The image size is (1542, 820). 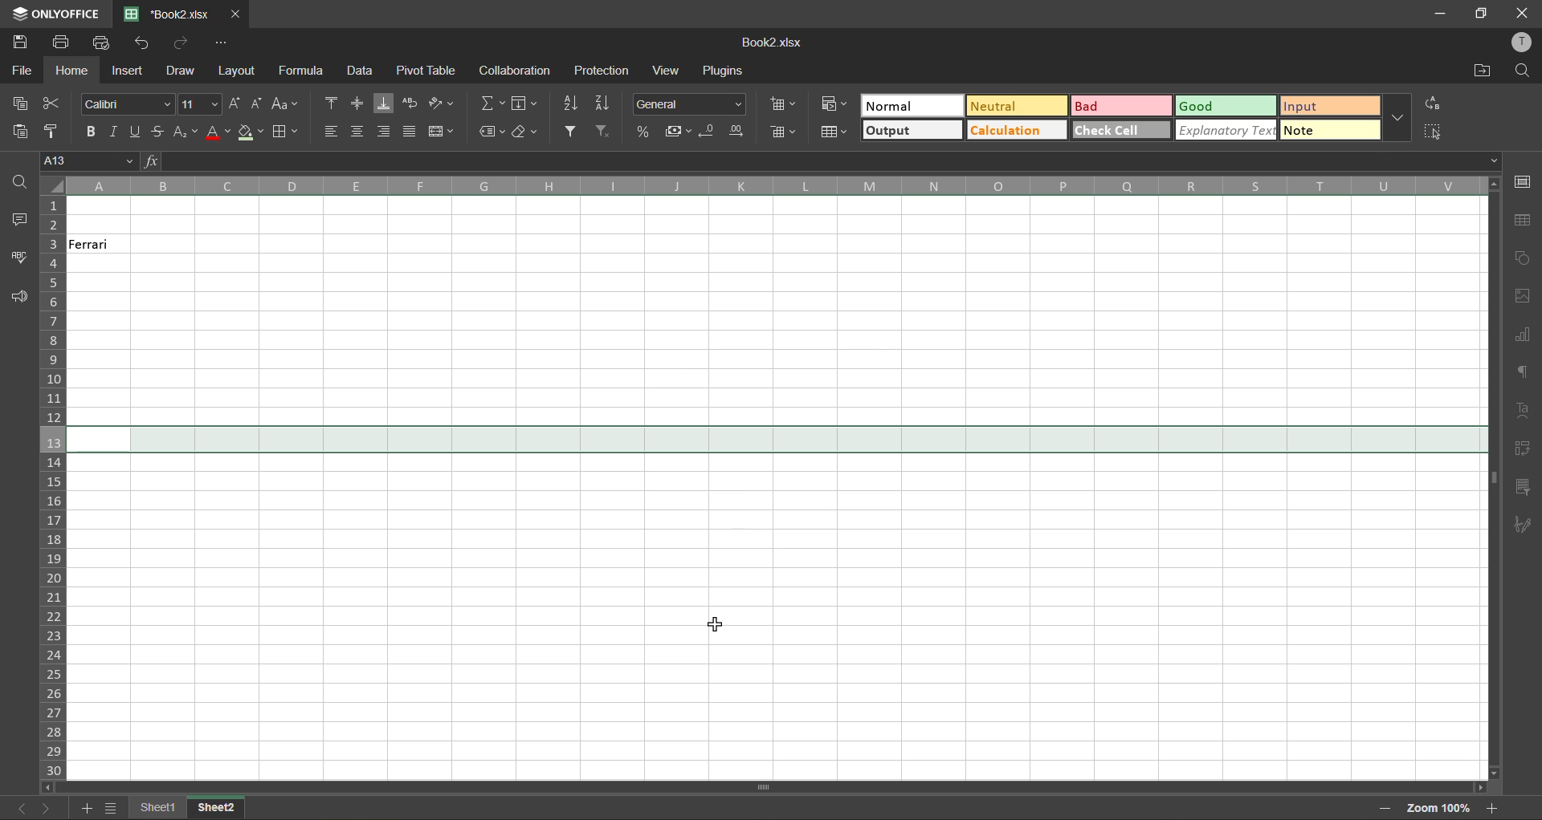 What do you see at coordinates (133, 132) in the screenshot?
I see `underline` at bounding box center [133, 132].